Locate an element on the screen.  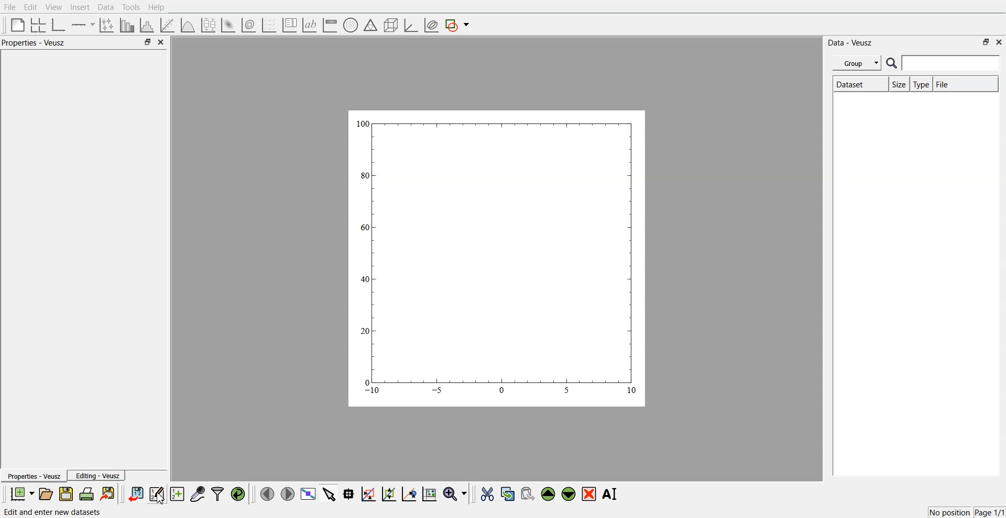
Tools is located at coordinates (130, 7).